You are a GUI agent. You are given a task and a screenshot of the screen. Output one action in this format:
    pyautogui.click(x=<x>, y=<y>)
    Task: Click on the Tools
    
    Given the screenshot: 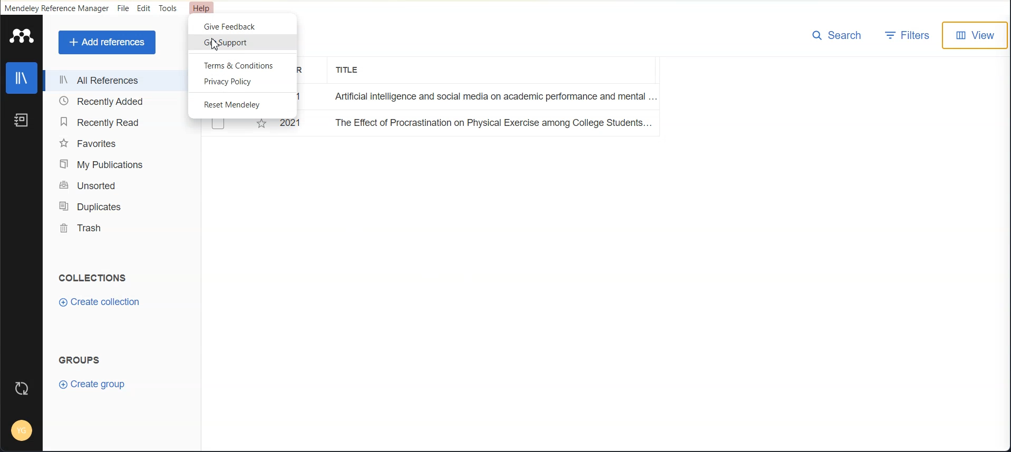 What is the action you would take?
    pyautogui.click(x=168, y=8)
    